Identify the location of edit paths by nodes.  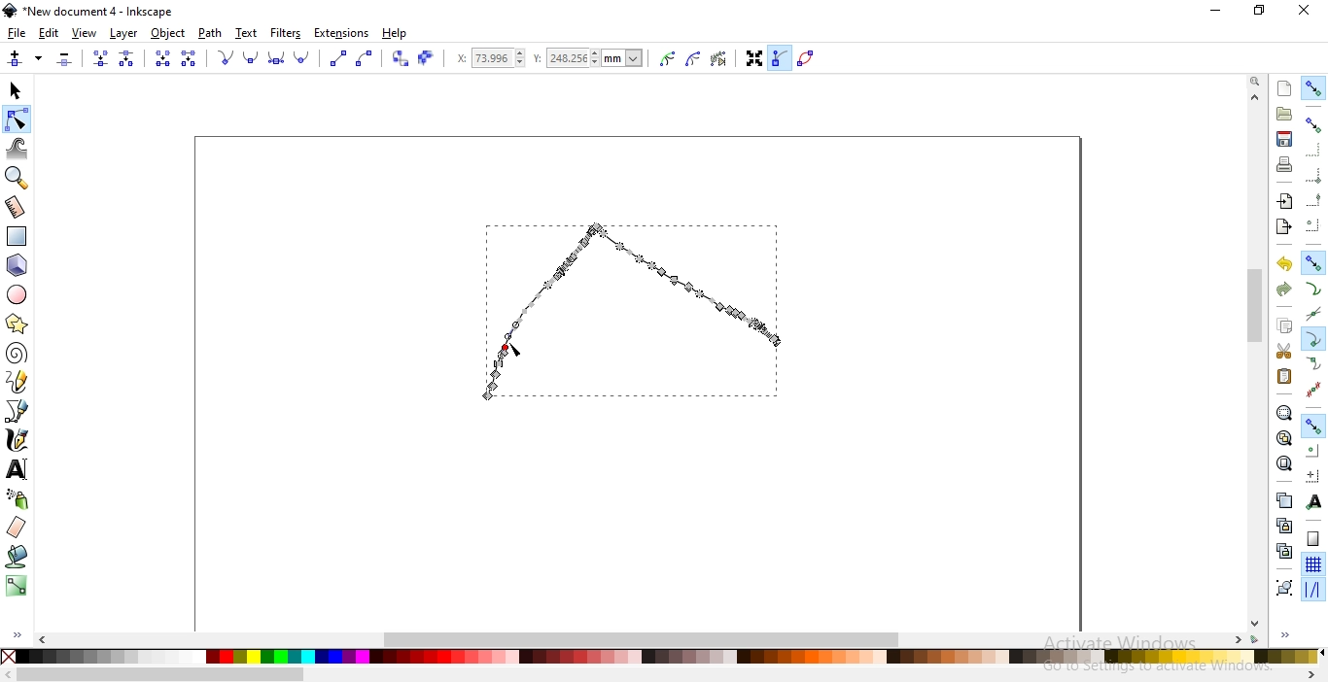
(16, 120).